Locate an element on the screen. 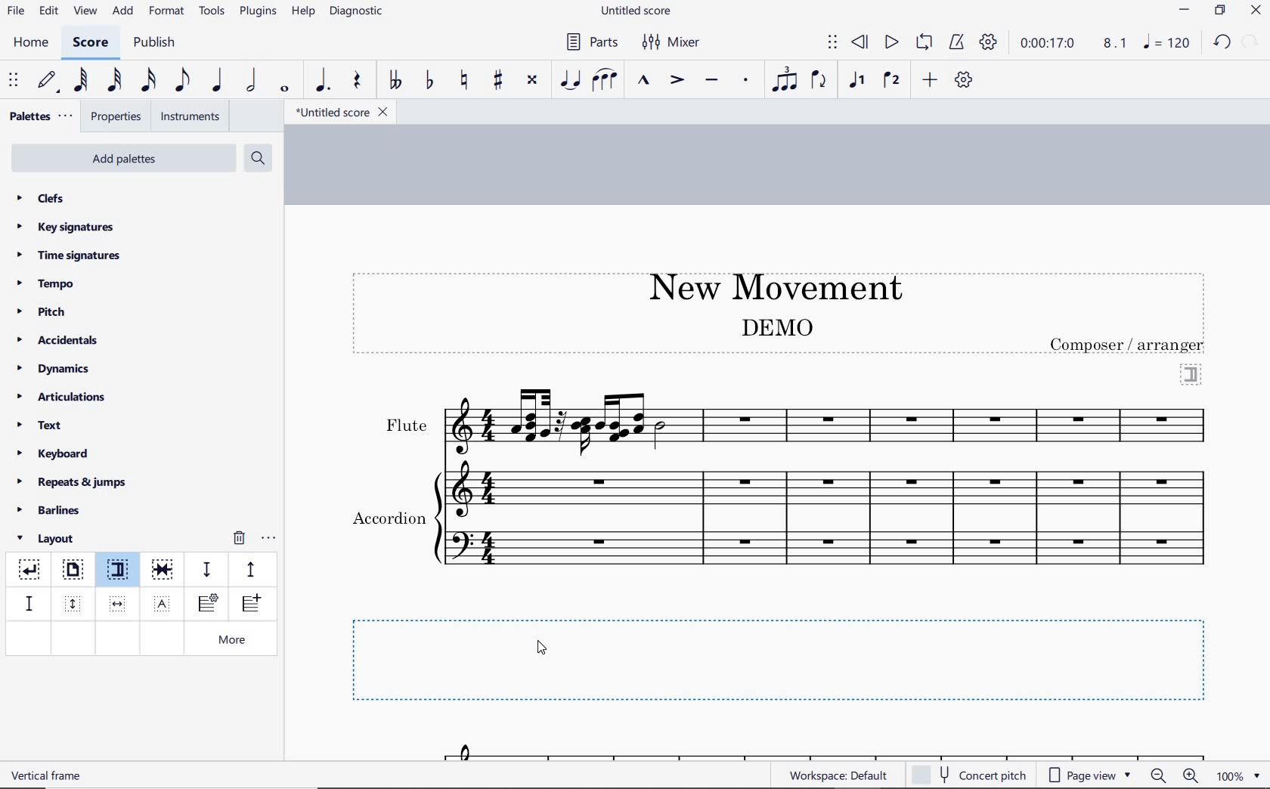  time signatures is located at coordinates (69, 255).